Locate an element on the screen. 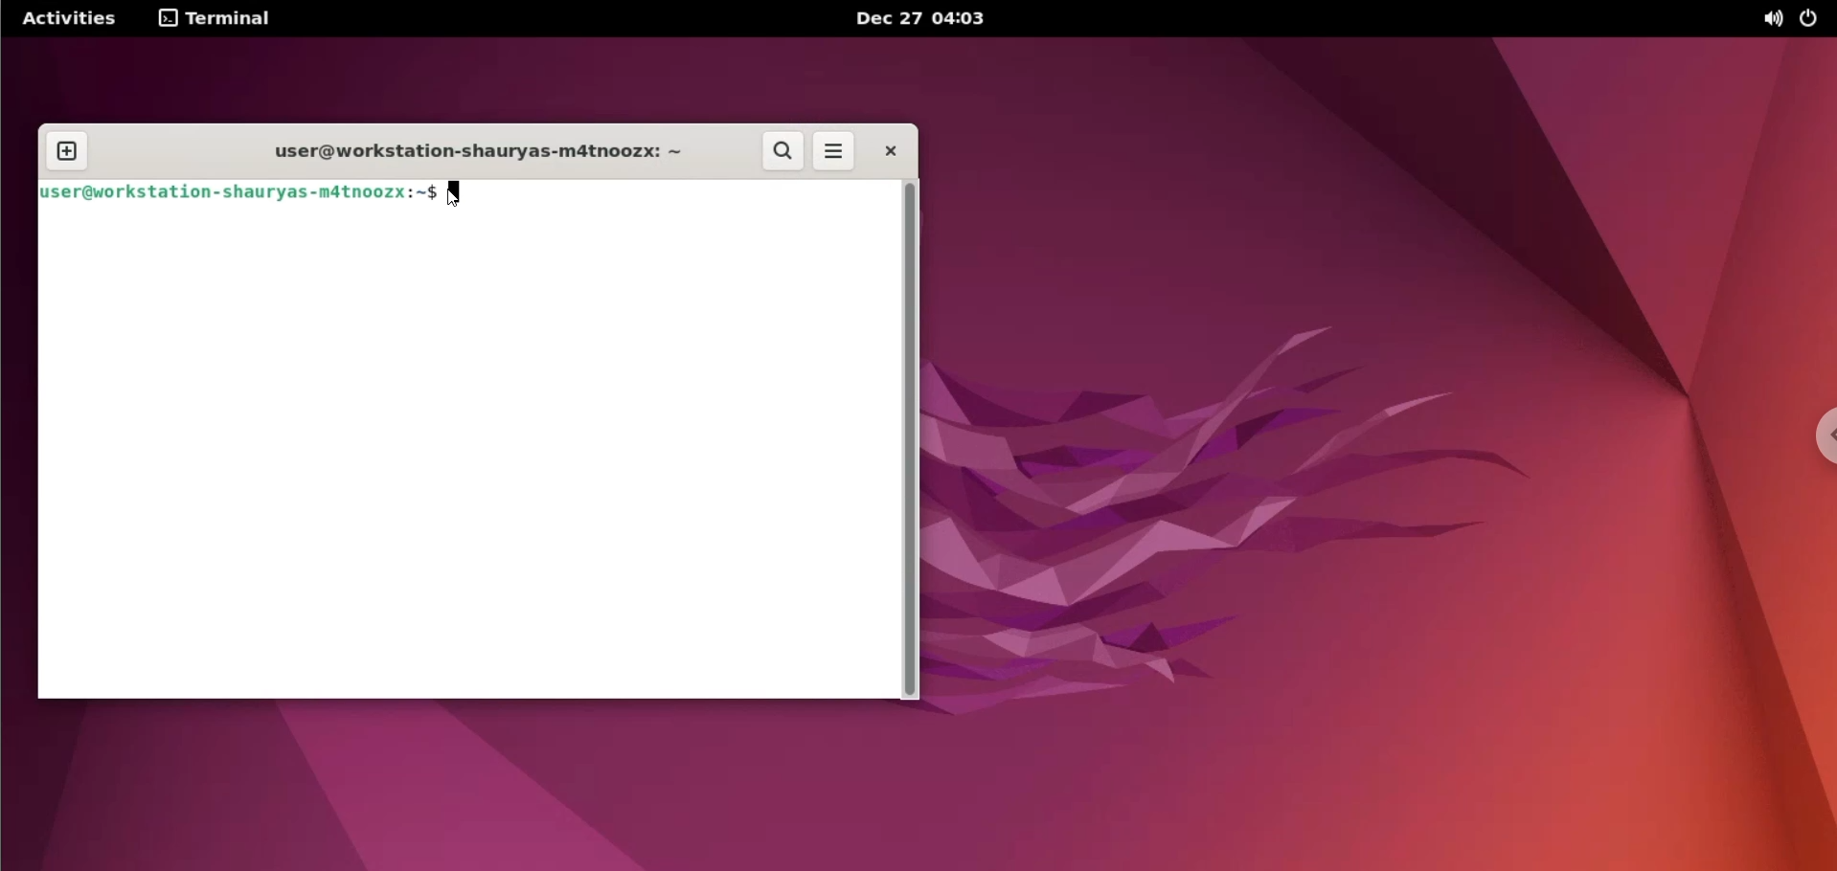 The width and height of the screenshot is (1837, 871). scrollbar is located at coordinates (910, 442).